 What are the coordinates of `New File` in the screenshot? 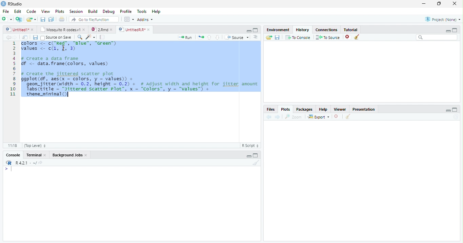 It's located at (7, 19).